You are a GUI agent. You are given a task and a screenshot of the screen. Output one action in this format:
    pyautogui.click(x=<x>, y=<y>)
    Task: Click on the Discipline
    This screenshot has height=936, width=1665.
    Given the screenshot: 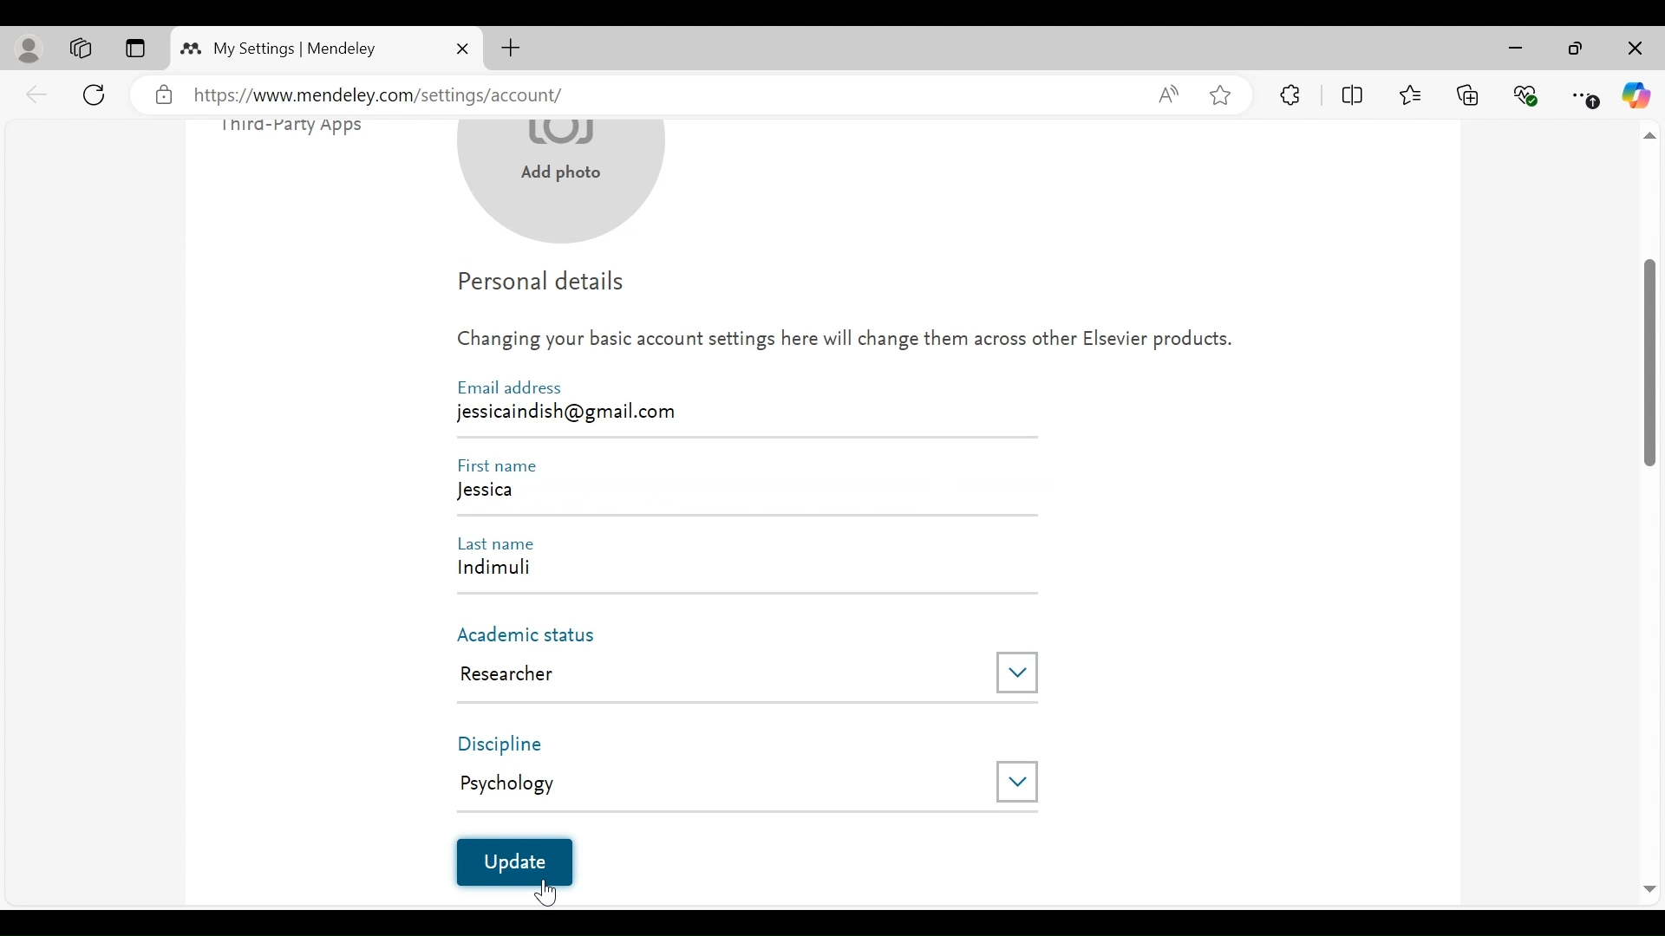 What is the action you would take?
    pyautogui.click(x=516, y=744)
    